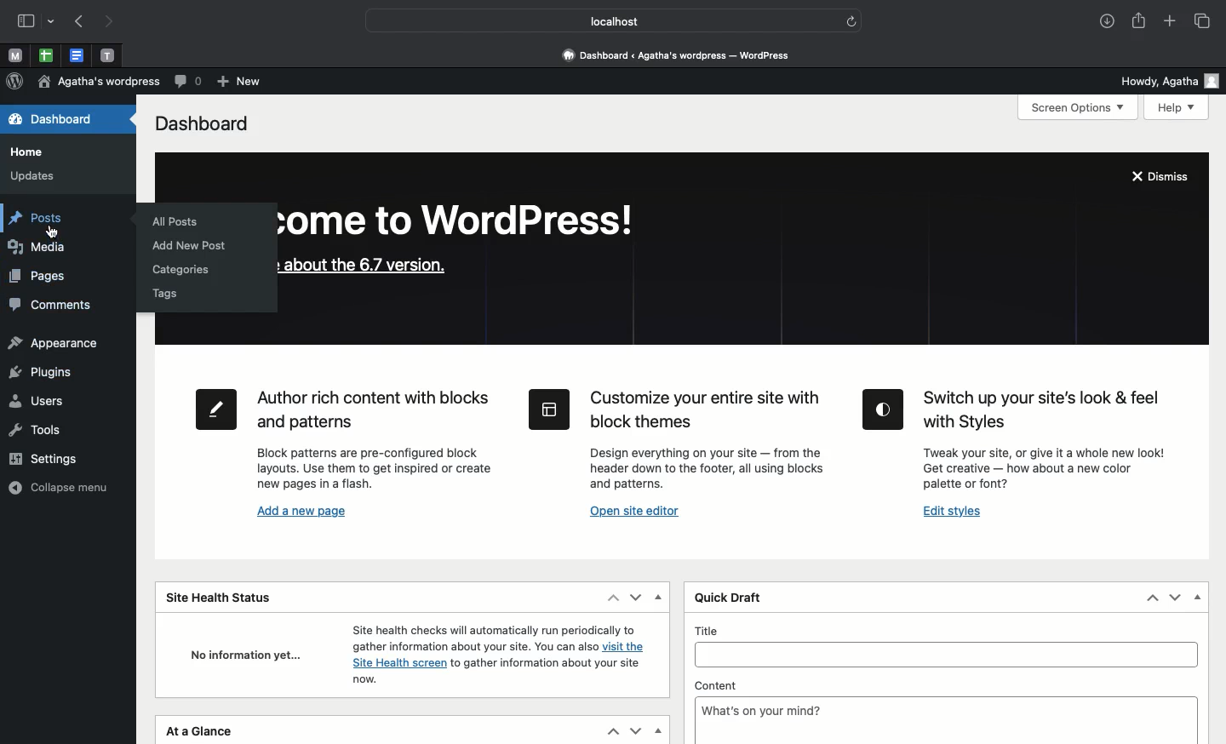 The height and width of the screenshot is (744, 1226). Describe the element at coordinates (603, 20) in the screenshot. I see `Local host` at that location.